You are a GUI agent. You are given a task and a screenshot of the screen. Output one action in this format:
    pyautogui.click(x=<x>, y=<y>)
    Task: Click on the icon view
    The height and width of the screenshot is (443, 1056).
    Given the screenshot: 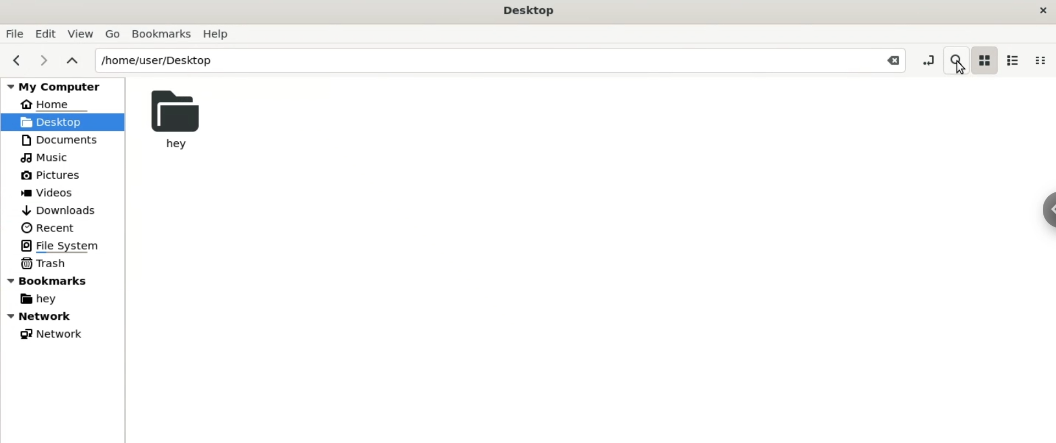 What is the action you would take?
    pyautogui.click(x=982, y=60)
    